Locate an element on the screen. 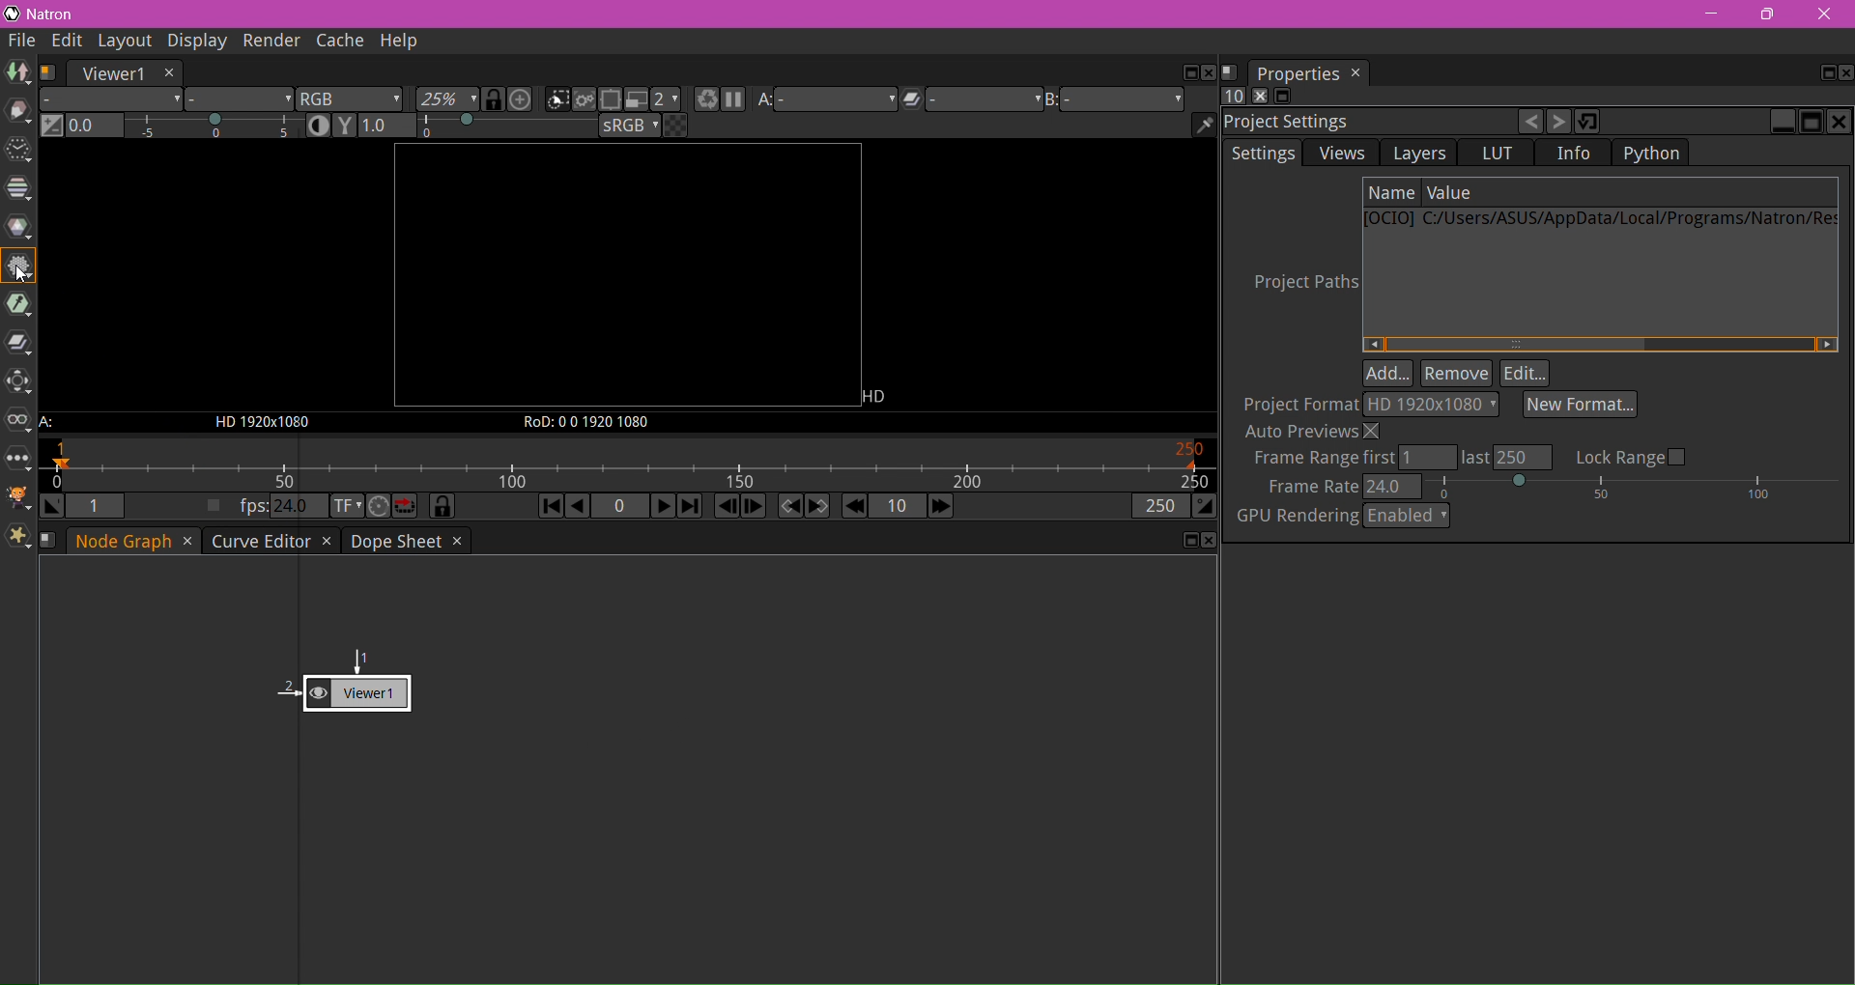 The height and width of the screenshot is (985, 1855). Info is located at coordinates (1576, 154).